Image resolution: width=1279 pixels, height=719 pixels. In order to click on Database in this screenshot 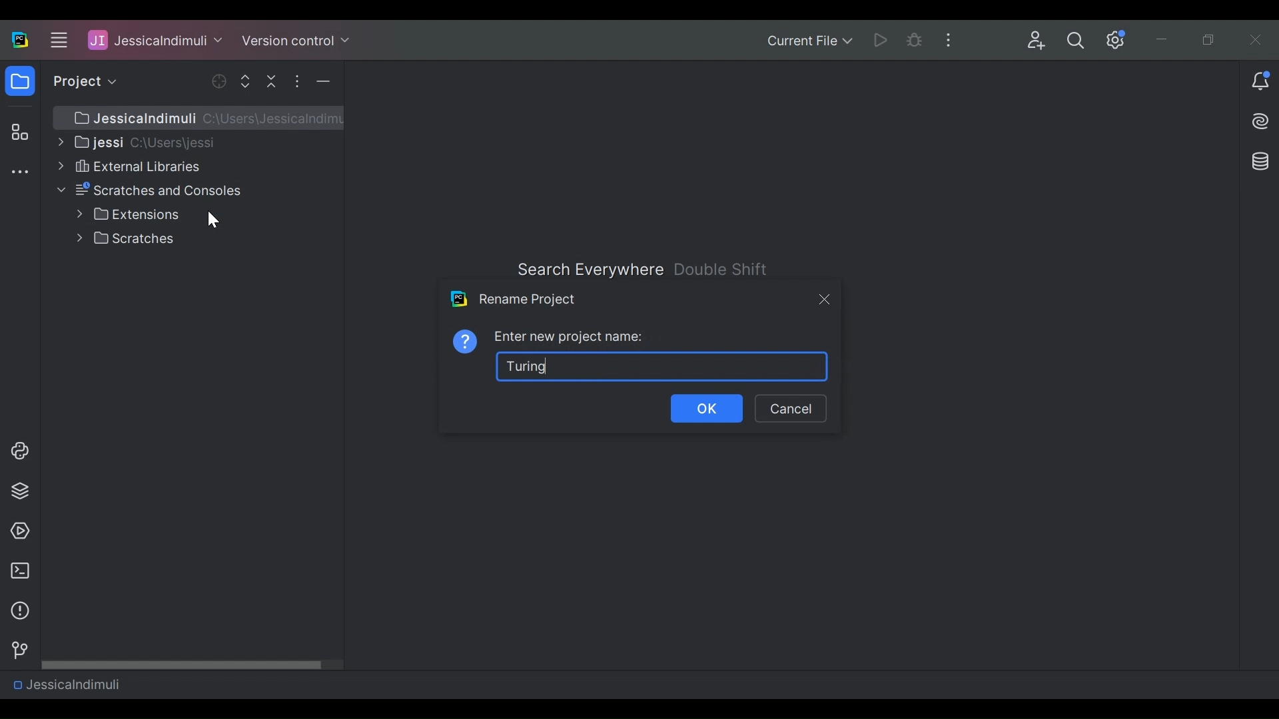, I will do `click(1258, 160)`.